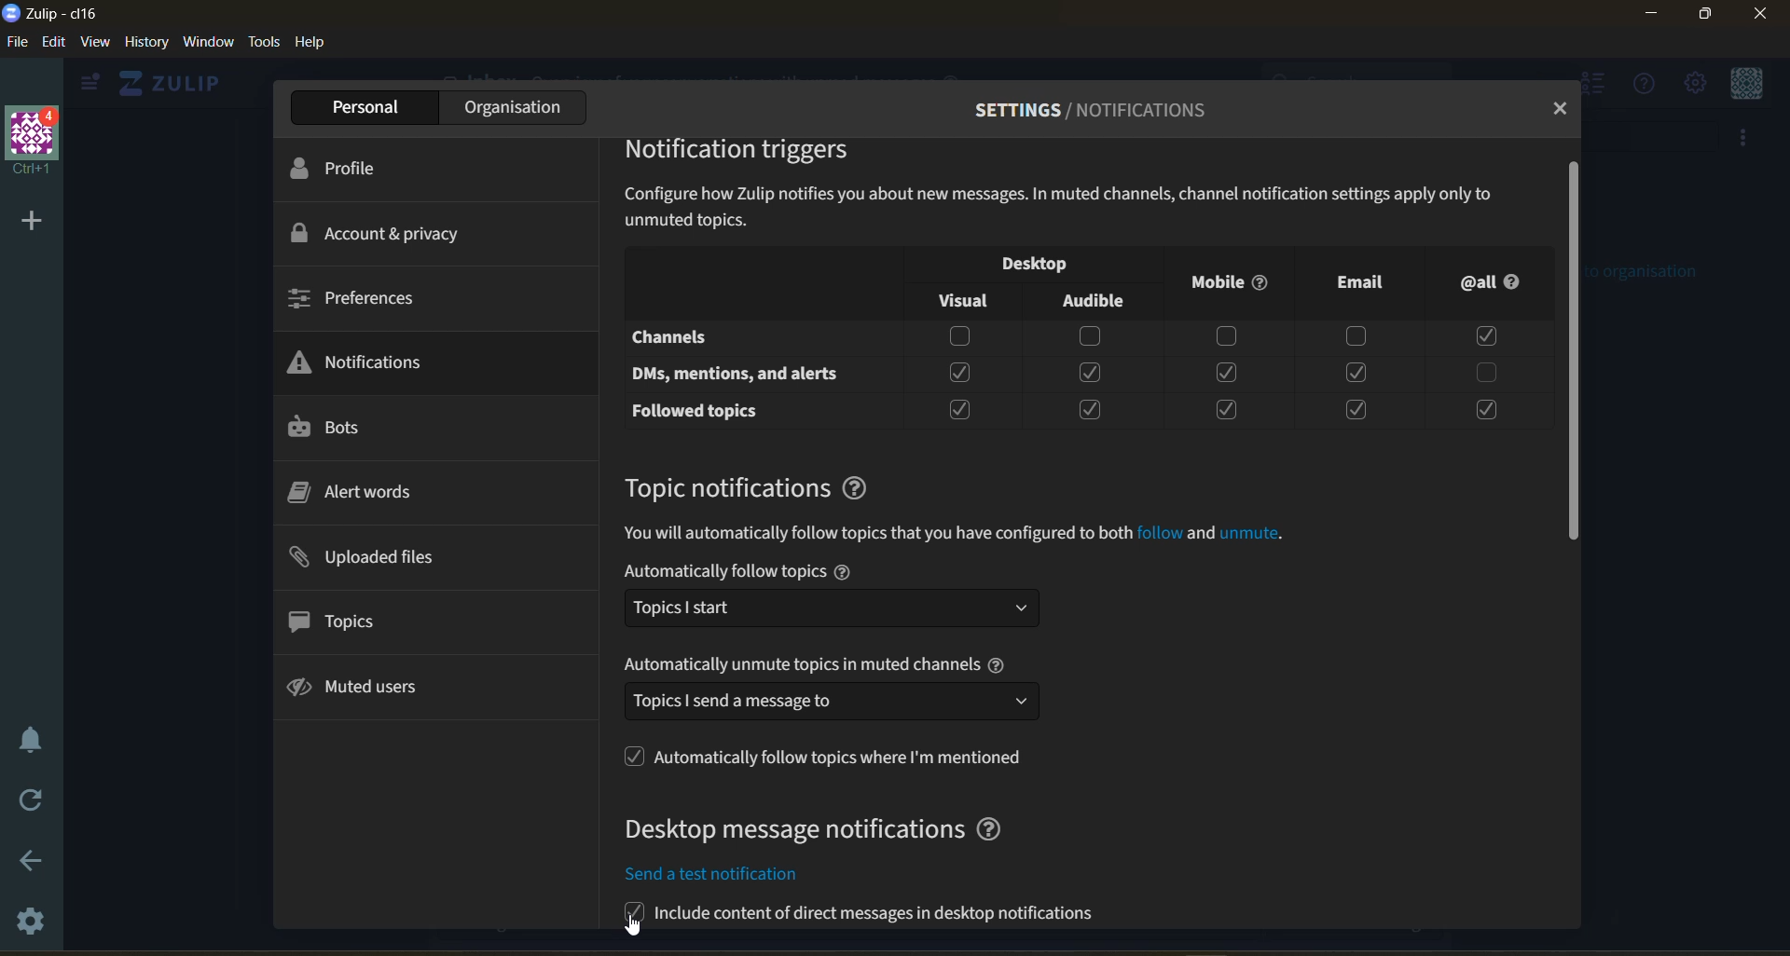 The image size is (1790, 956). Describe the element at coordinates (1075, 206) in the screenshot. I see `information` at that location.